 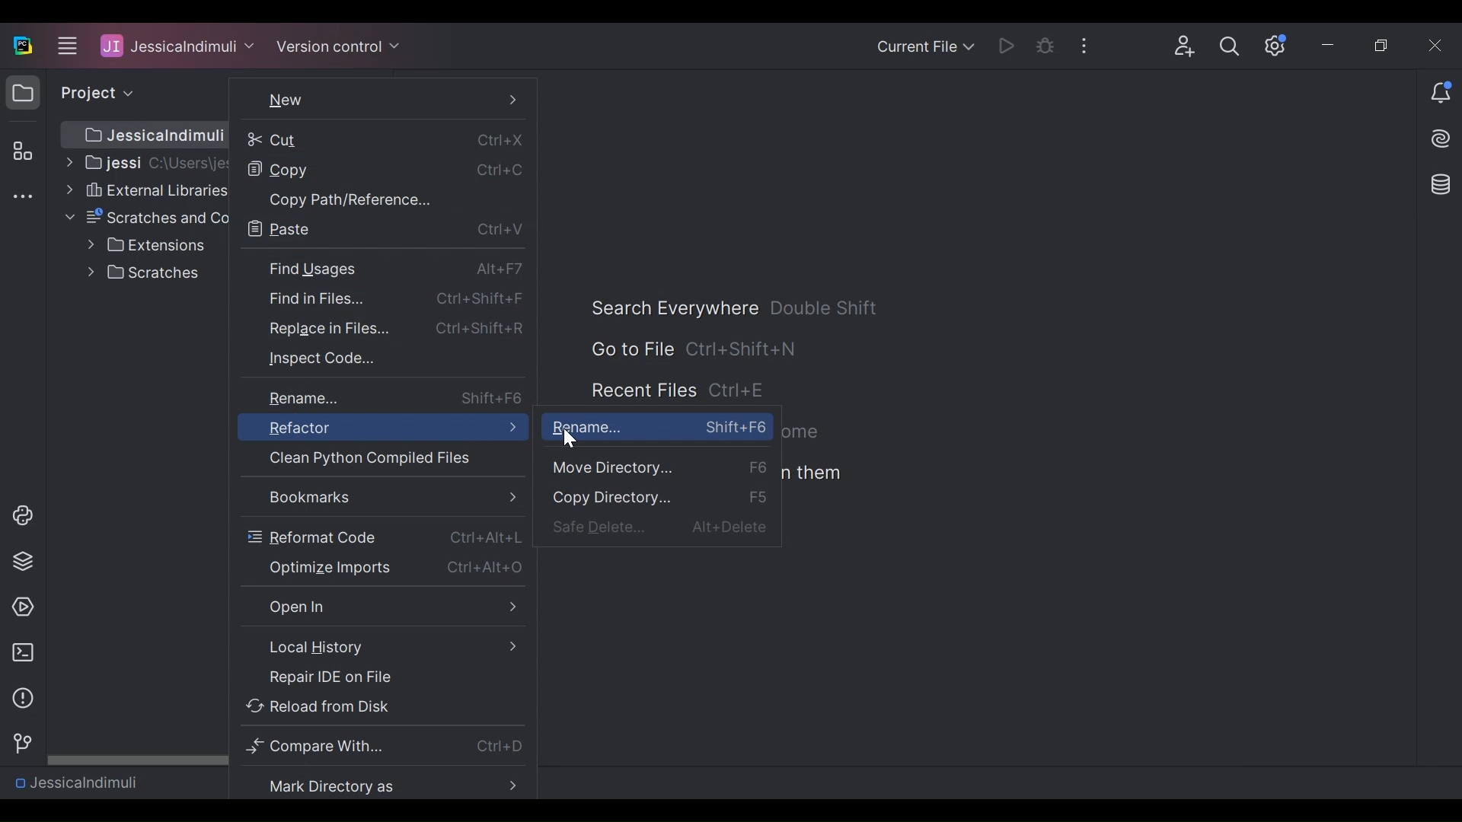 I want to click on python, so click(x=23, y=515).